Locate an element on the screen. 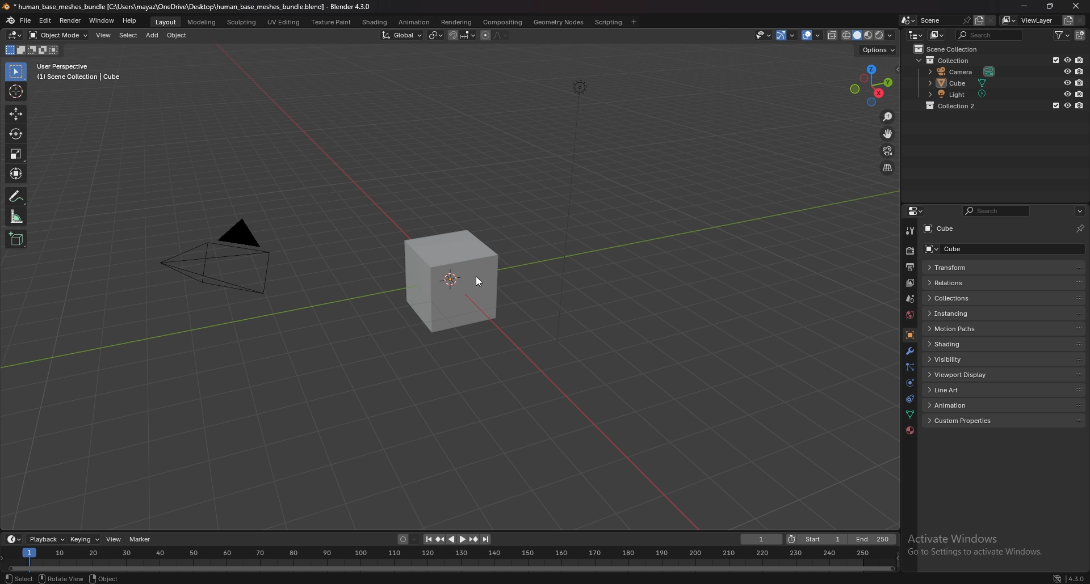 Image resolution: width=1090 pixels, height=584 pixels. sculpting is located at coordinates (243, 22).